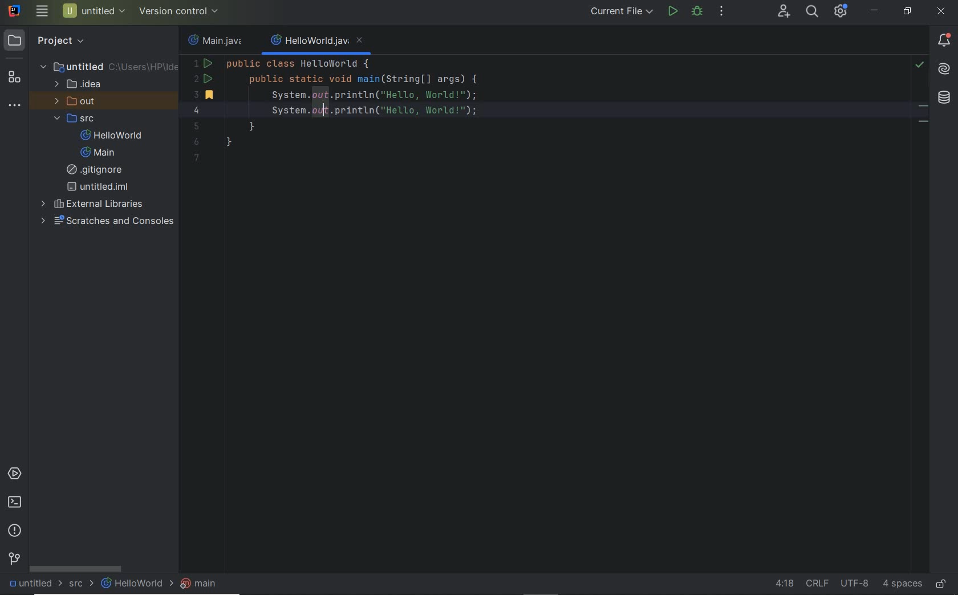  Describe the element at coordinates (842, 13) in the screenshot. I see `IDE and Project settings` at that location.